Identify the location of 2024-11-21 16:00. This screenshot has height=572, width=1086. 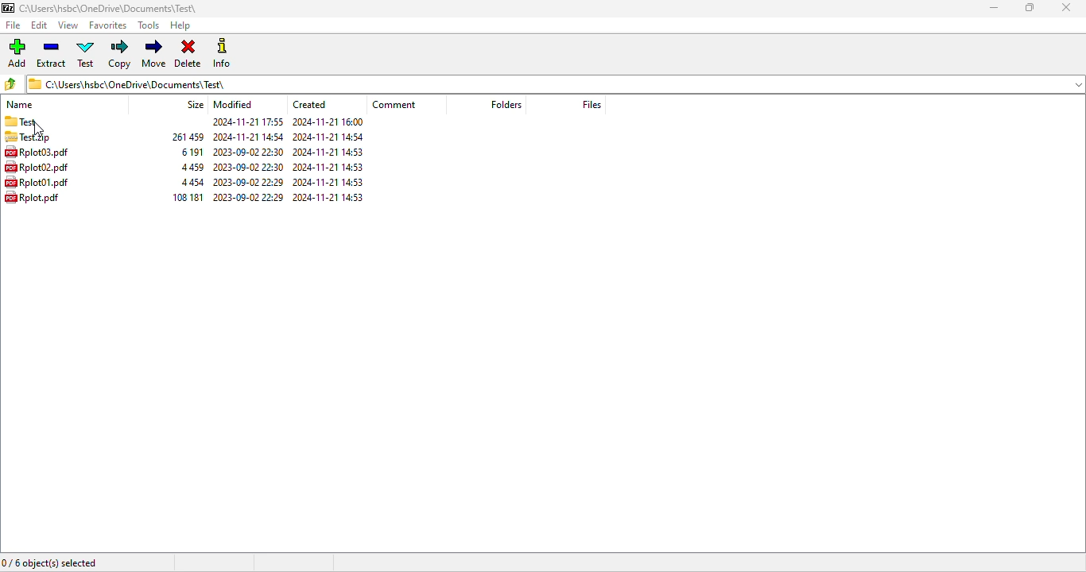
(330, 122).